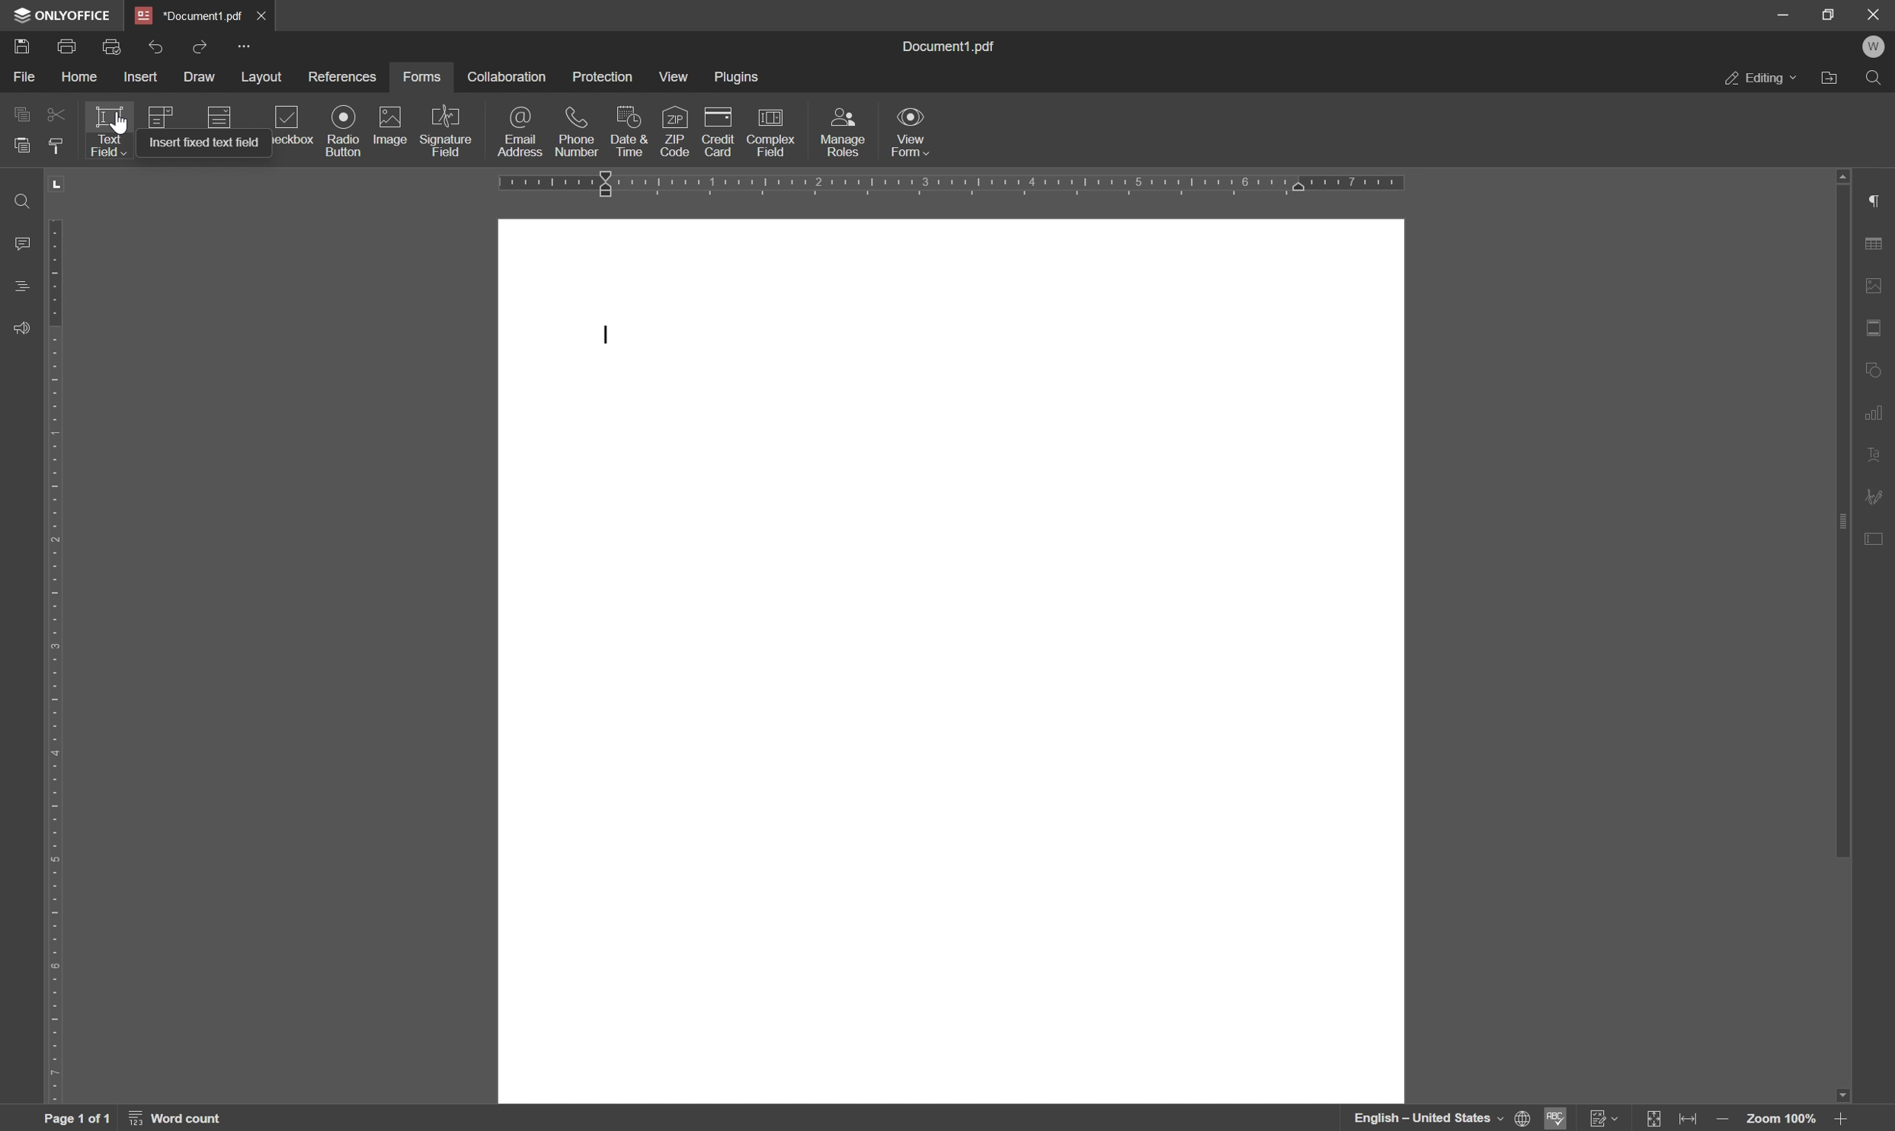 This screenshot has width=1895, height=1131. Describe the element at coordinates (956, 47) in the screenshot. I see `` at that location.